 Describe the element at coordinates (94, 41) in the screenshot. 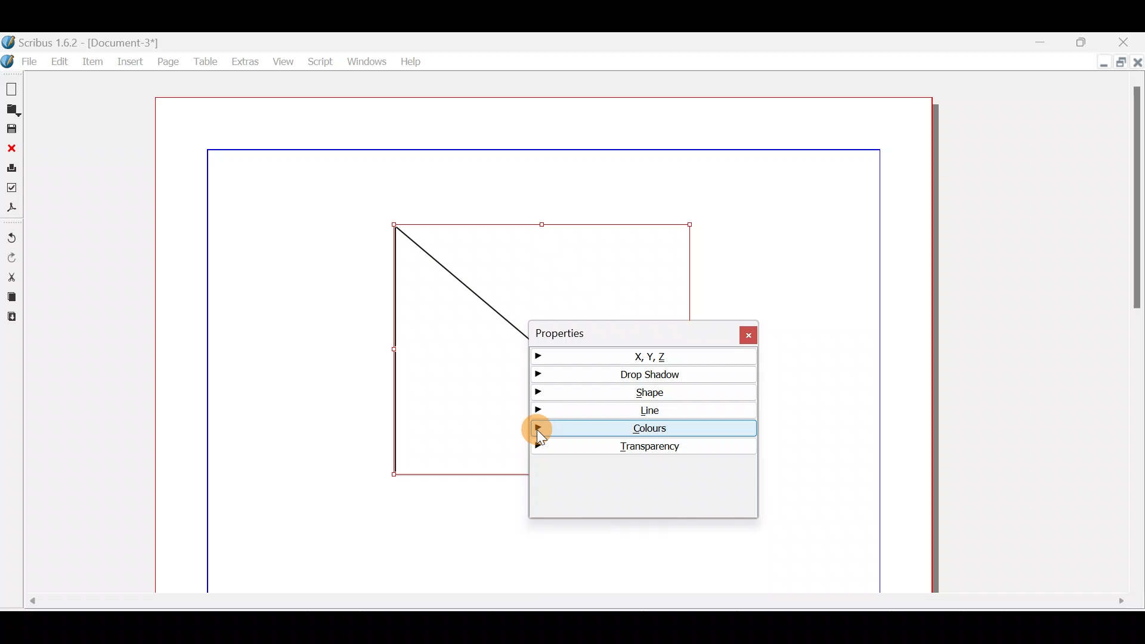

I see `Document name` at that location.